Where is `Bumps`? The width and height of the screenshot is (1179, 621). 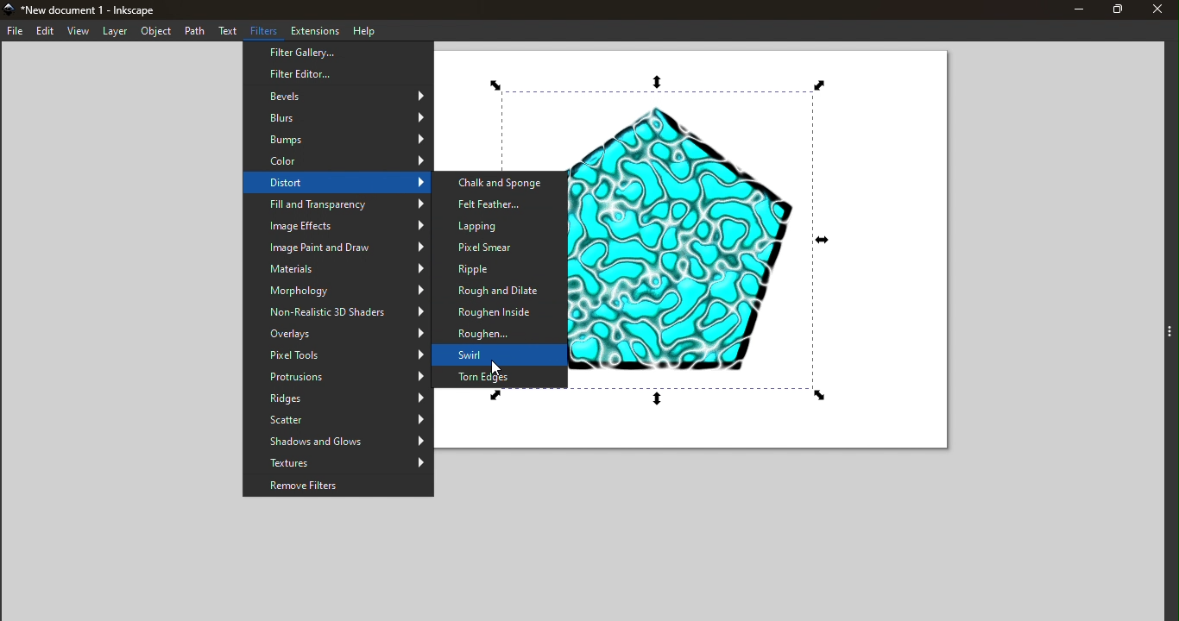 Bumps is located at coordinates (337, 139).